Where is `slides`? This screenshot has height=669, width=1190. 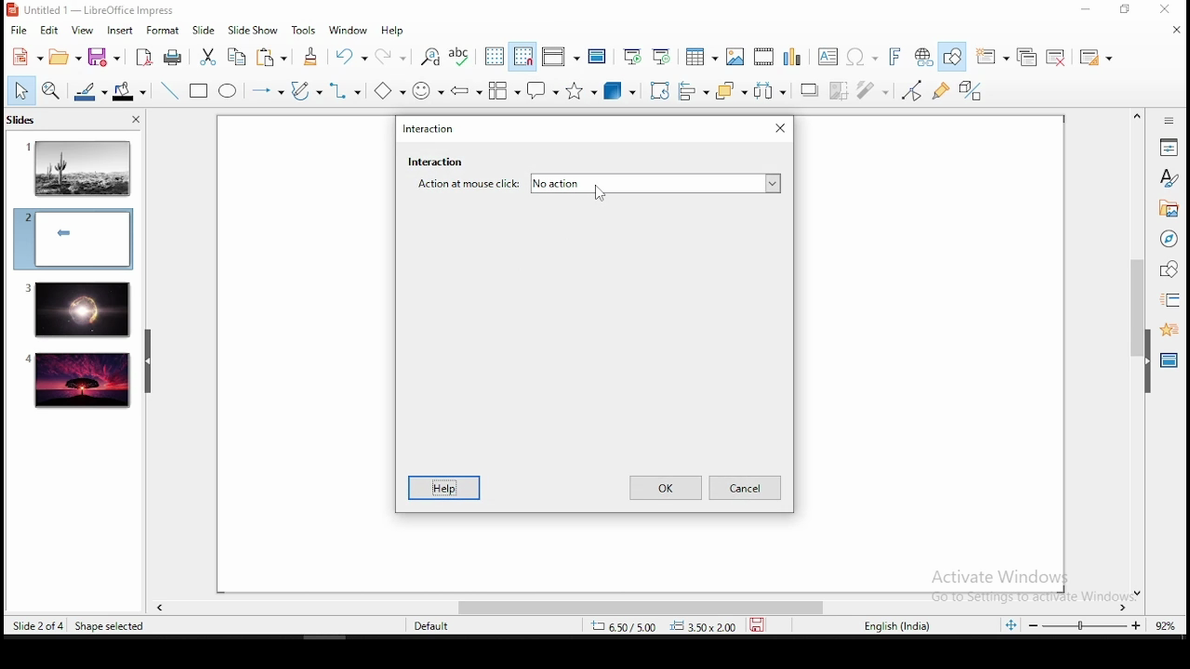 slides is located at coordinates (23, 122).